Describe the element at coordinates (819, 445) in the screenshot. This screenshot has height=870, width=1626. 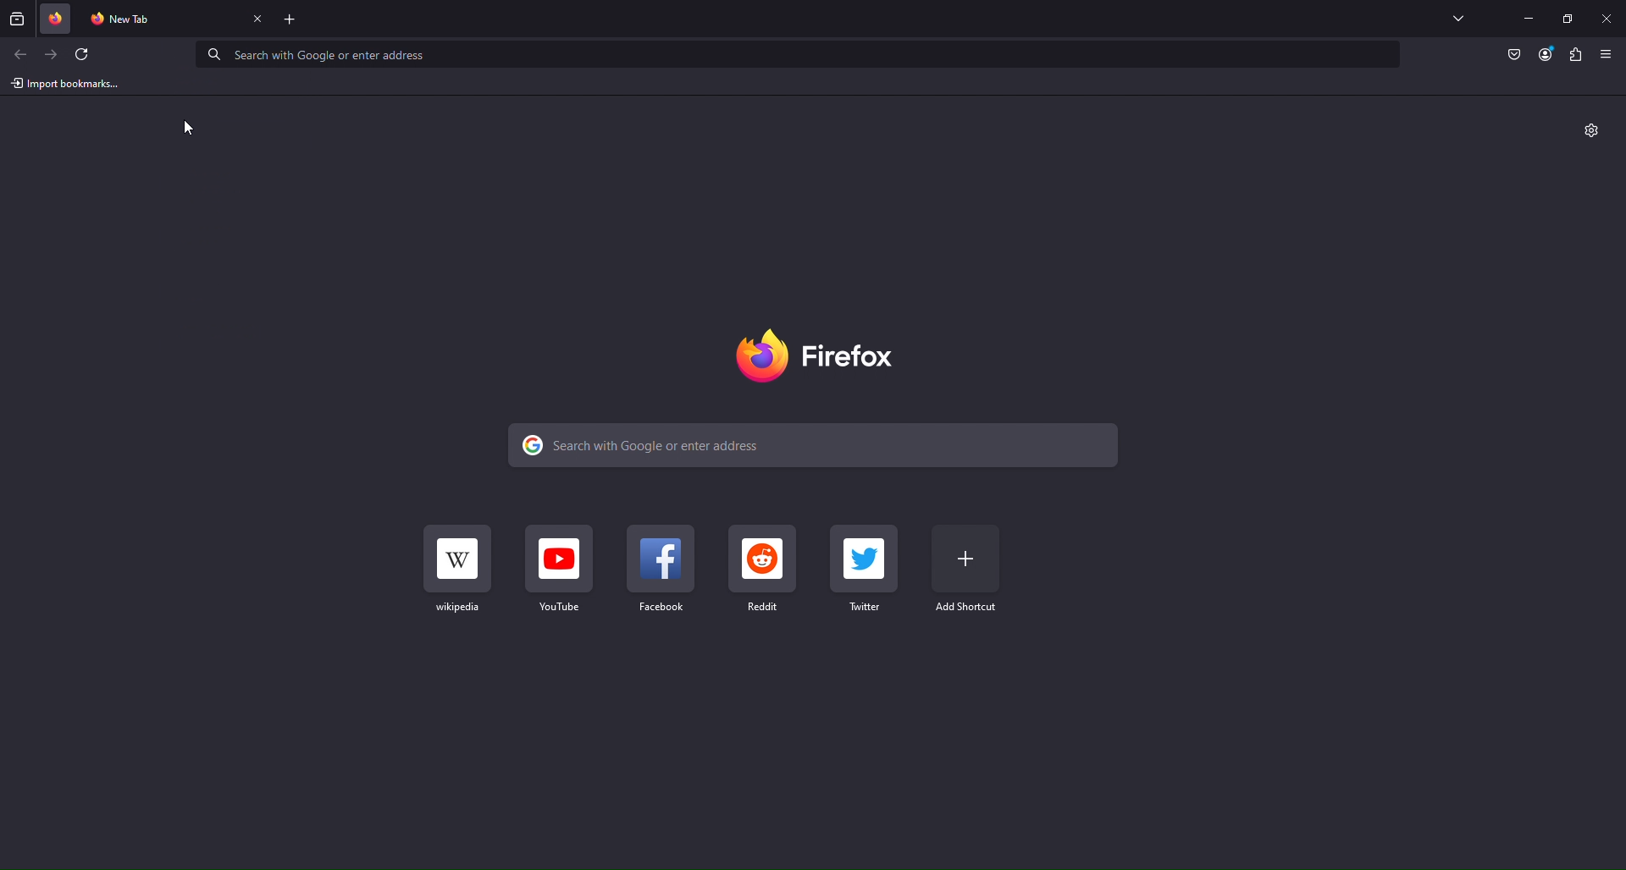
I see `Search Bar` at that location.